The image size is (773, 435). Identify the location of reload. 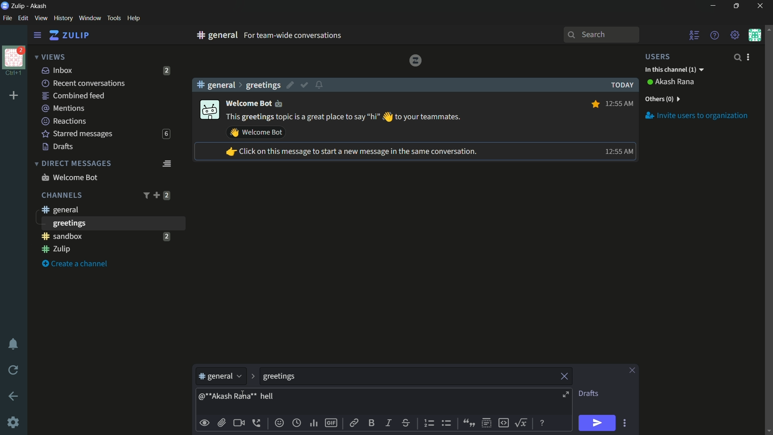
(14, 370).